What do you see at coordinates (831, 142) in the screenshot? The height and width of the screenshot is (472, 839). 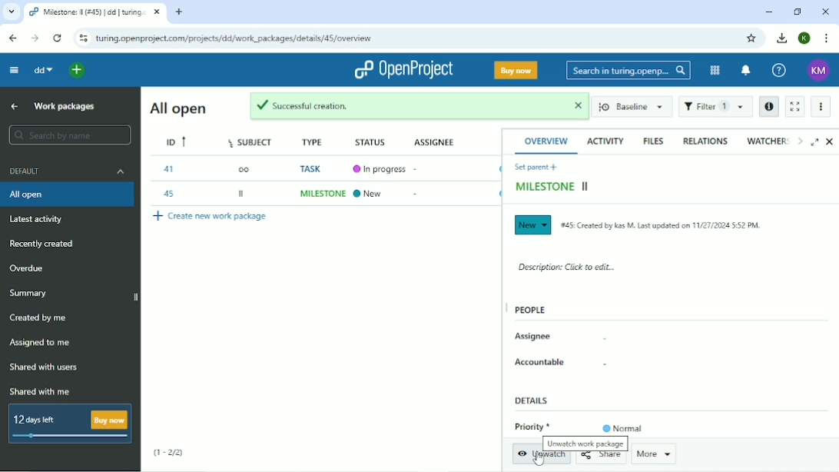 I see `Close` at bounding box center [831, 142].